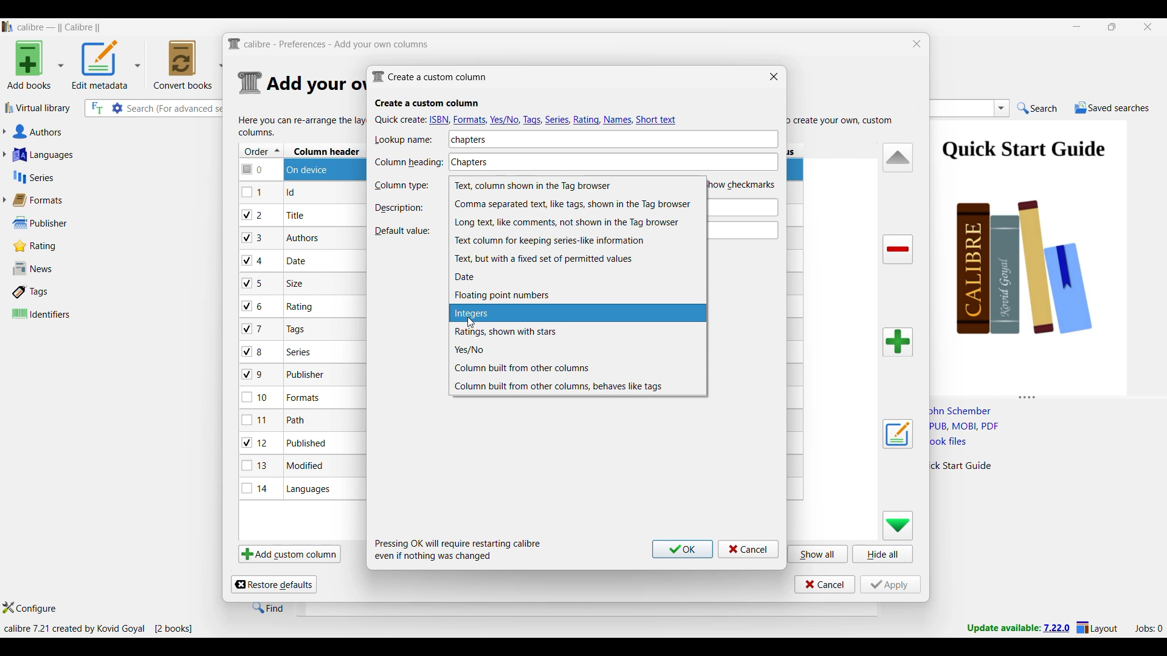 Image resolution: width=1167 pixels, height=656 pixels. Describe the element at coordinates (576, 259) in the screenshot. I see `Text` at that location.